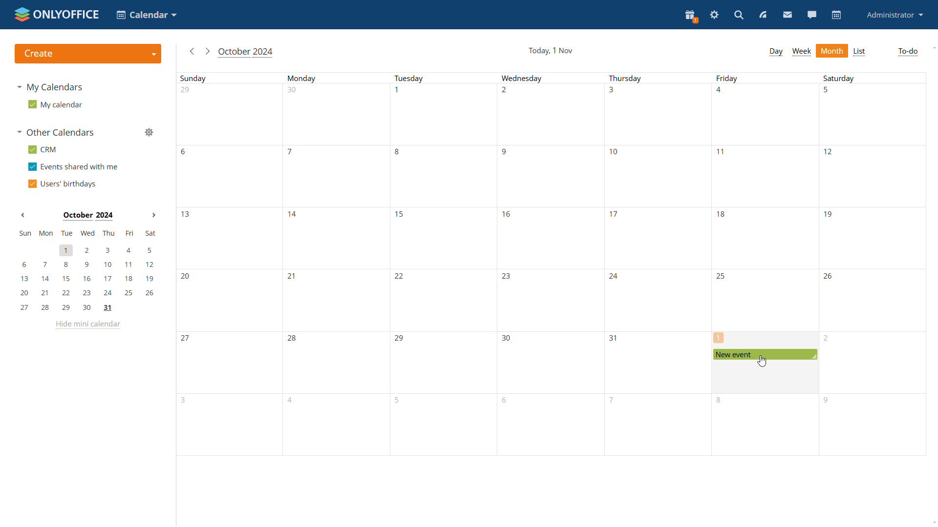 The image size is (938, 527). What do you see at coordinates (762, 362) in the screenshot?
I see `cursor` at bounding box center [762, 362].